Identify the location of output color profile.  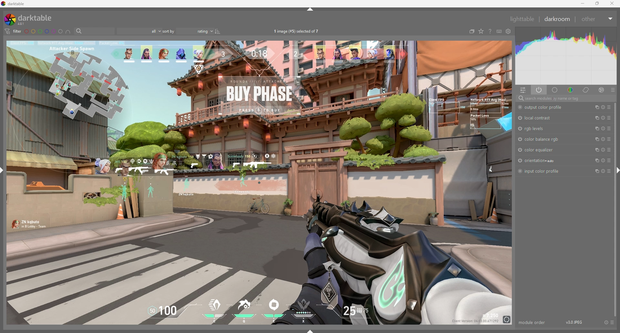
(544, 108).